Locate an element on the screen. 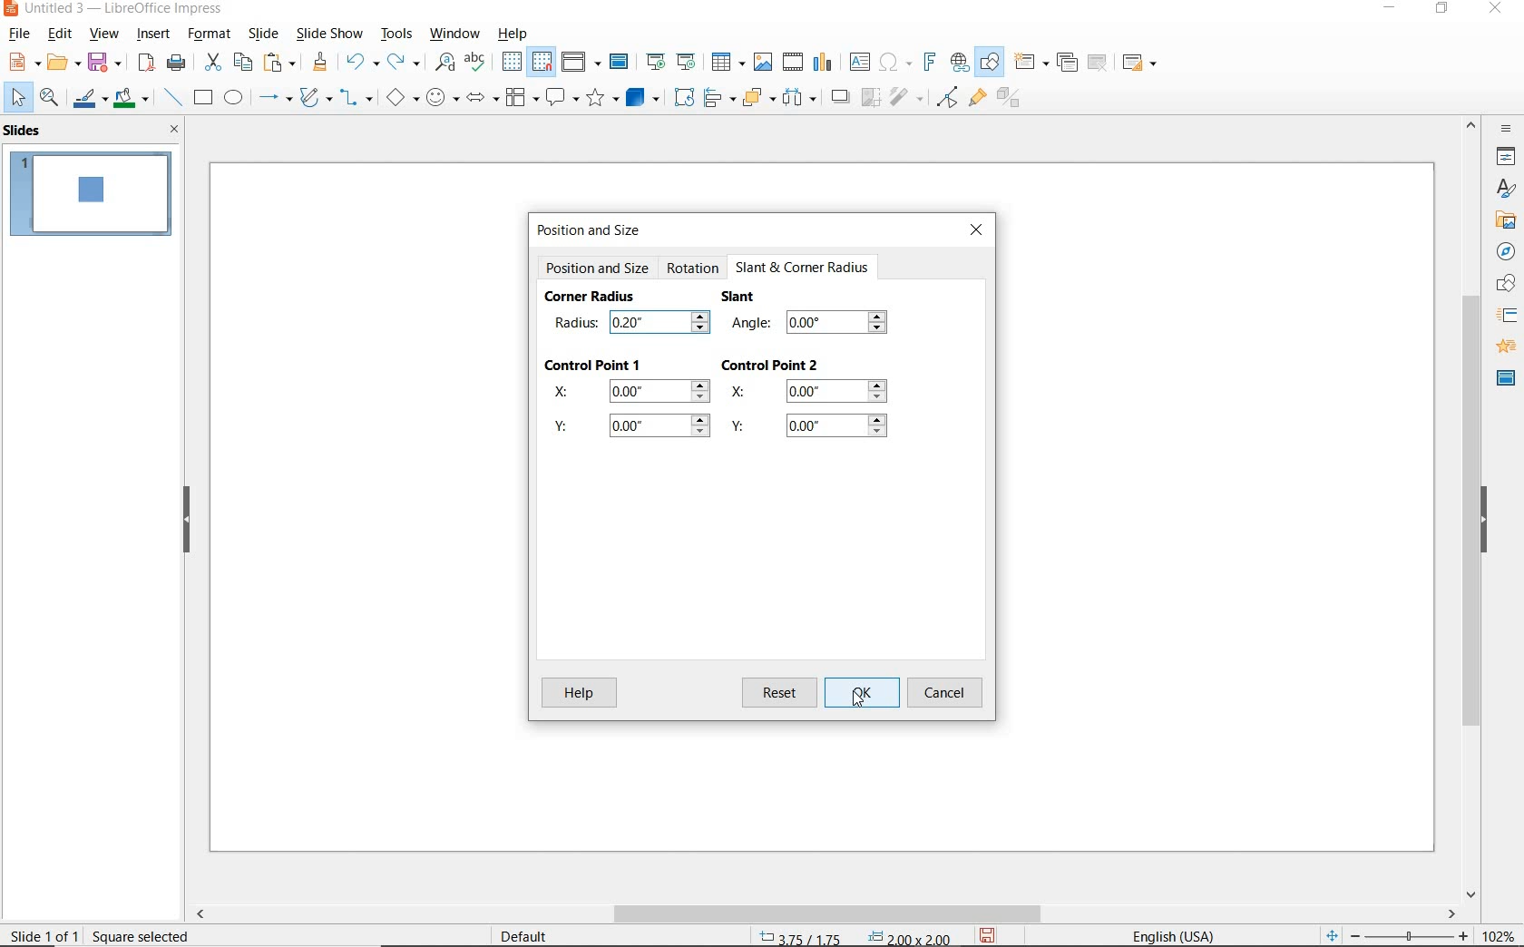 This screenshot has width=1524, height=947. animation is located at coordinates (1503, 346).